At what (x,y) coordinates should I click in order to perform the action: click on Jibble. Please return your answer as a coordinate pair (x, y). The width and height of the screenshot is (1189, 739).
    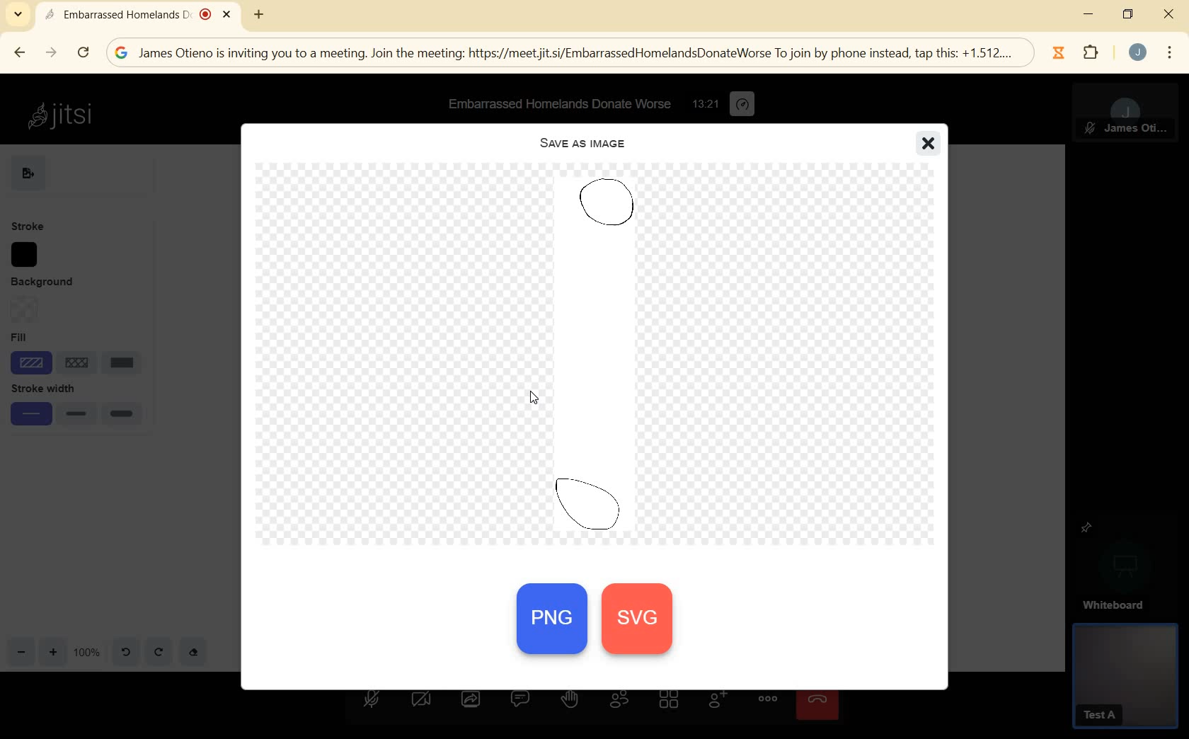
    Looking at the image, I should click on (1061, 52).